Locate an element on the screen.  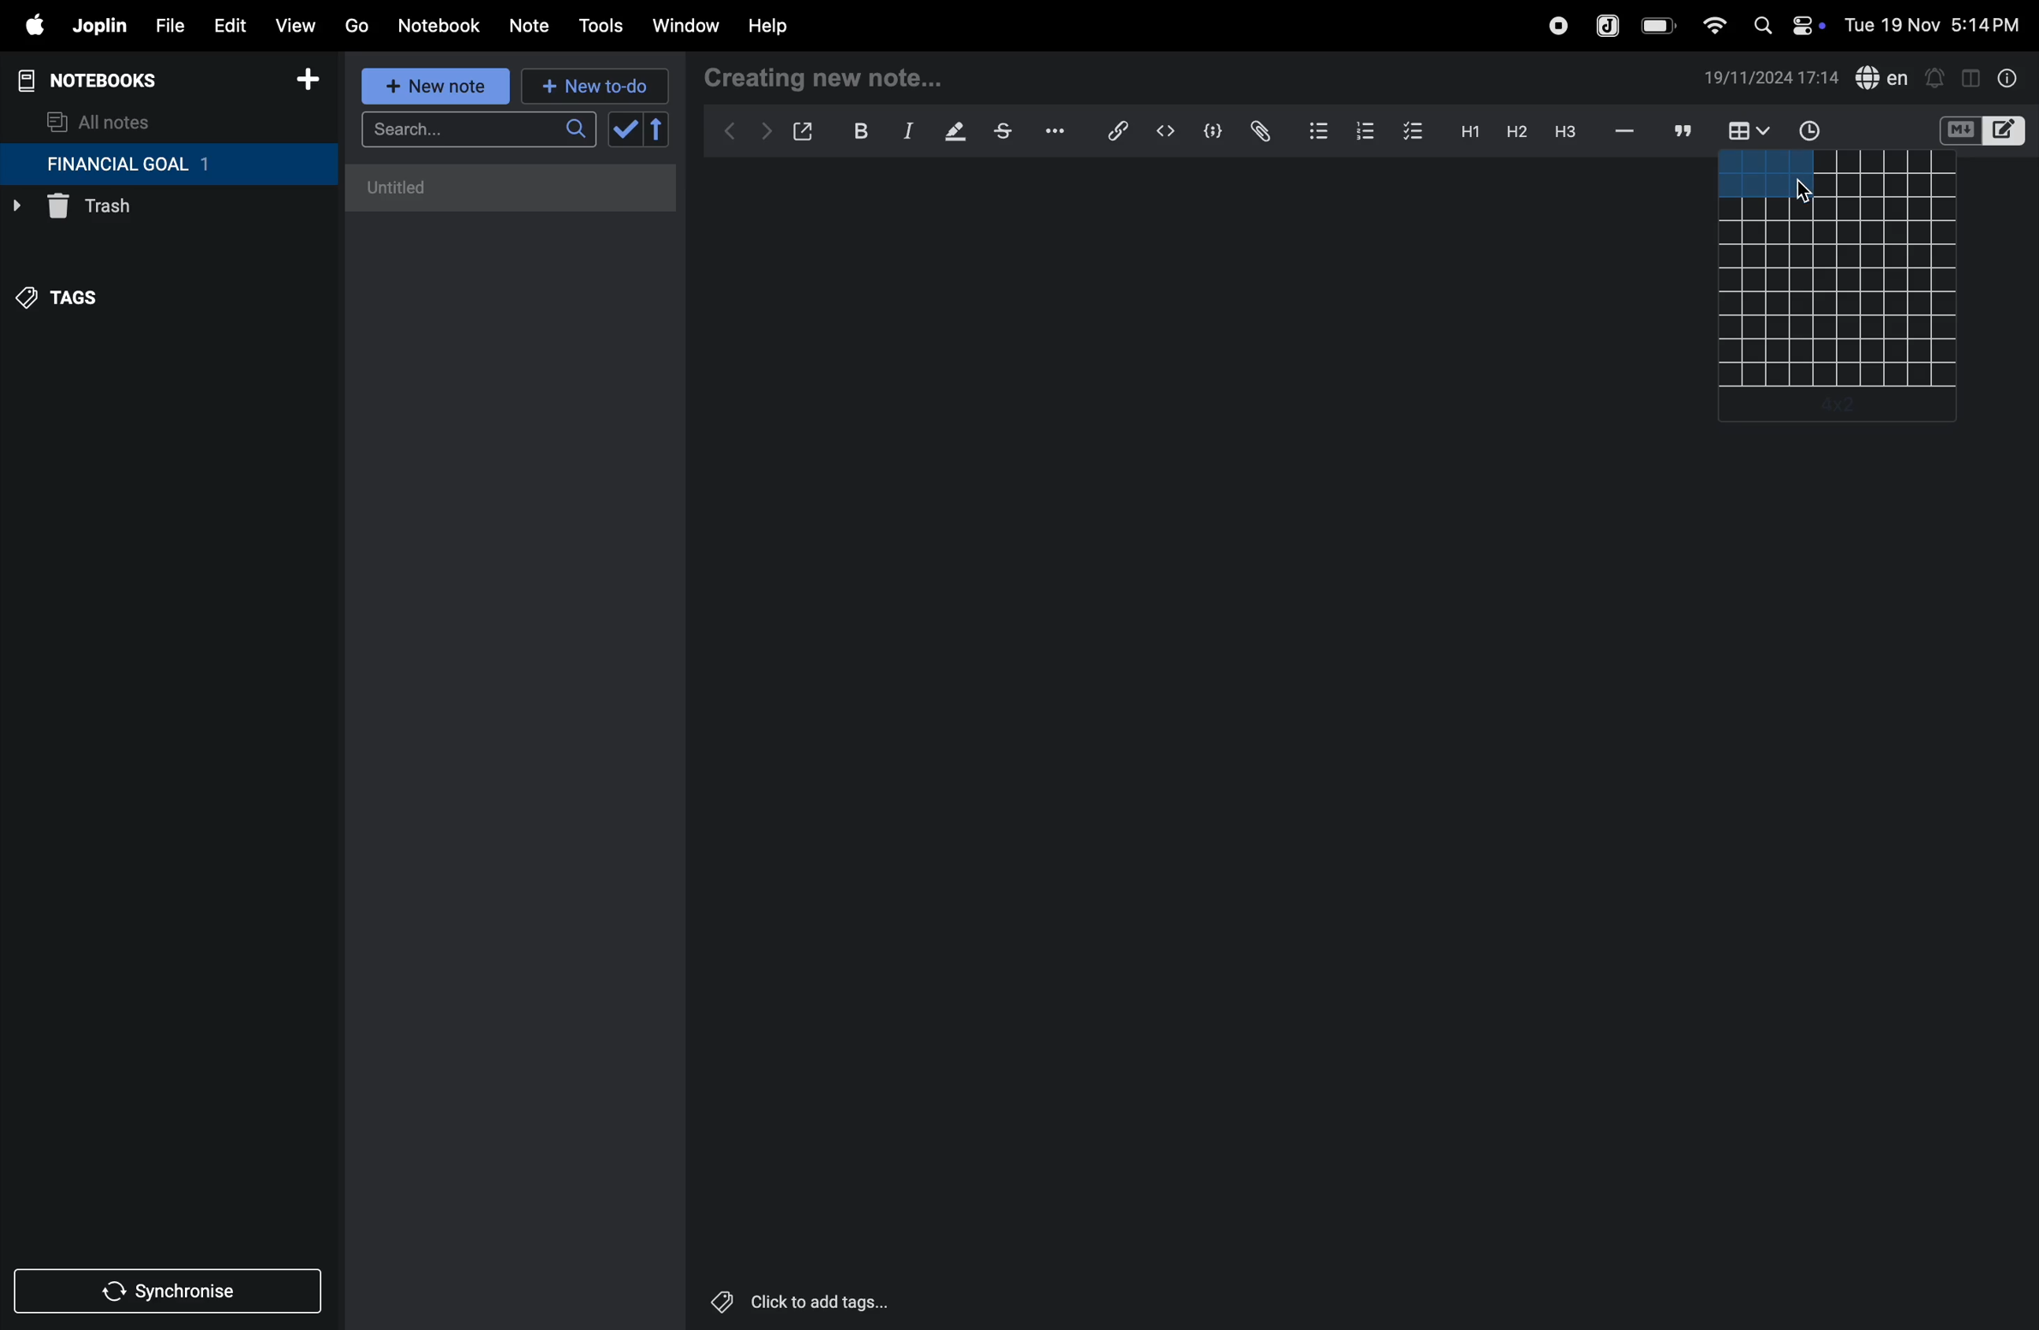
tools is located at coordinates (598, 26).